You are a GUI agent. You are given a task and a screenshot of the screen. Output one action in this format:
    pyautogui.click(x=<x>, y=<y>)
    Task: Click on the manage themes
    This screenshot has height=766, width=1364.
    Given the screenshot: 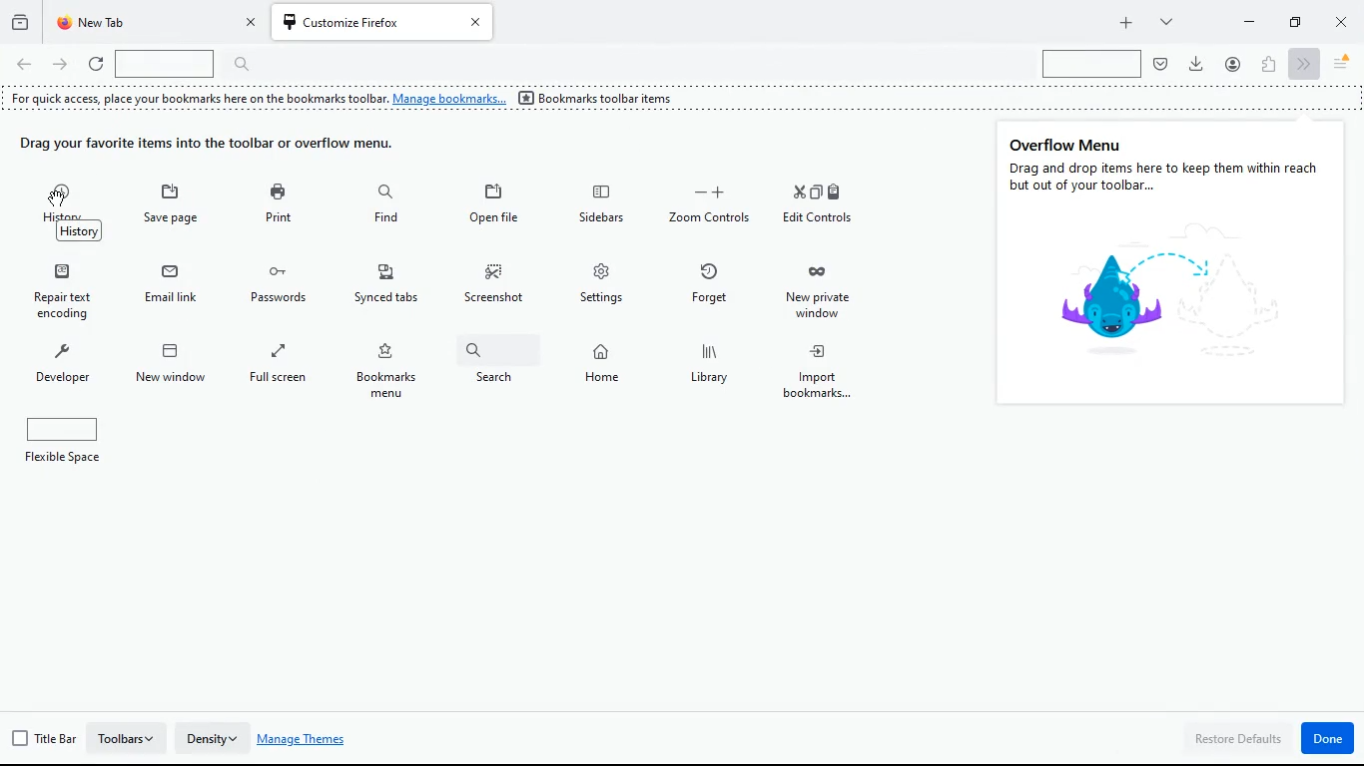 What is the action you would take?
    pyautogui.click(x=309, y=740)
    